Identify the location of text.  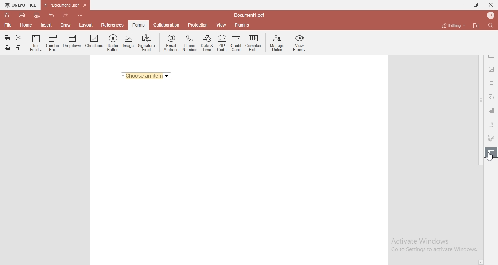
(491, 125).